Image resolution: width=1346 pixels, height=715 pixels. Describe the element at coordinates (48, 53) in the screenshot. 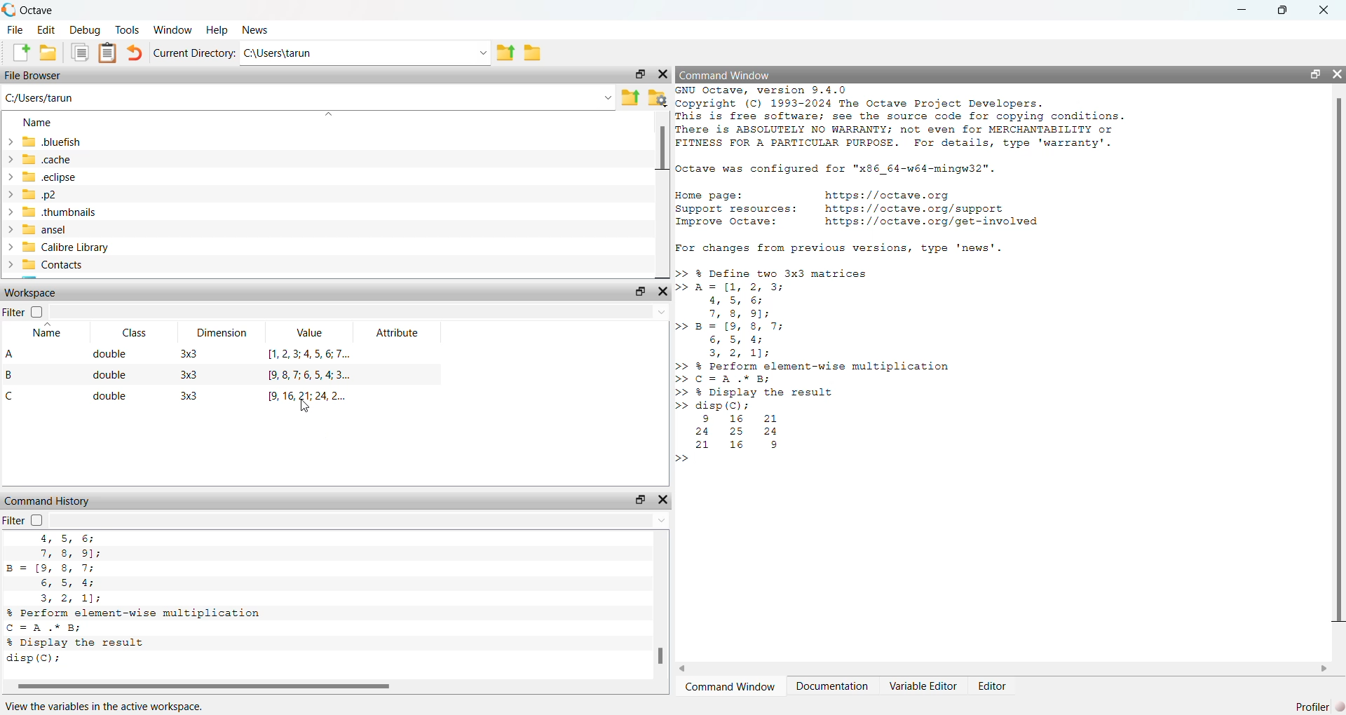

I see `Open Folder` at that location.